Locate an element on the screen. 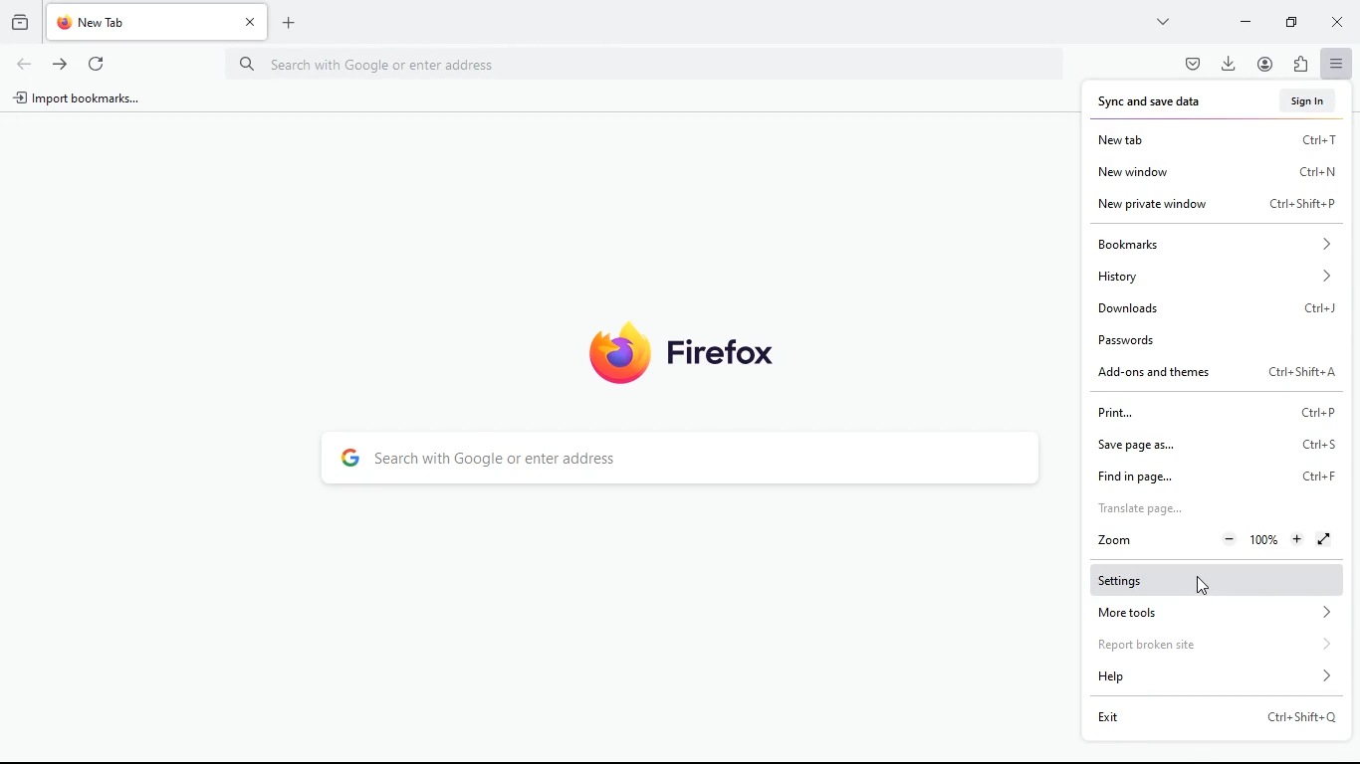 The width and height of the screenshot is (1360, 764). help is located at coordinates (1224, 676).